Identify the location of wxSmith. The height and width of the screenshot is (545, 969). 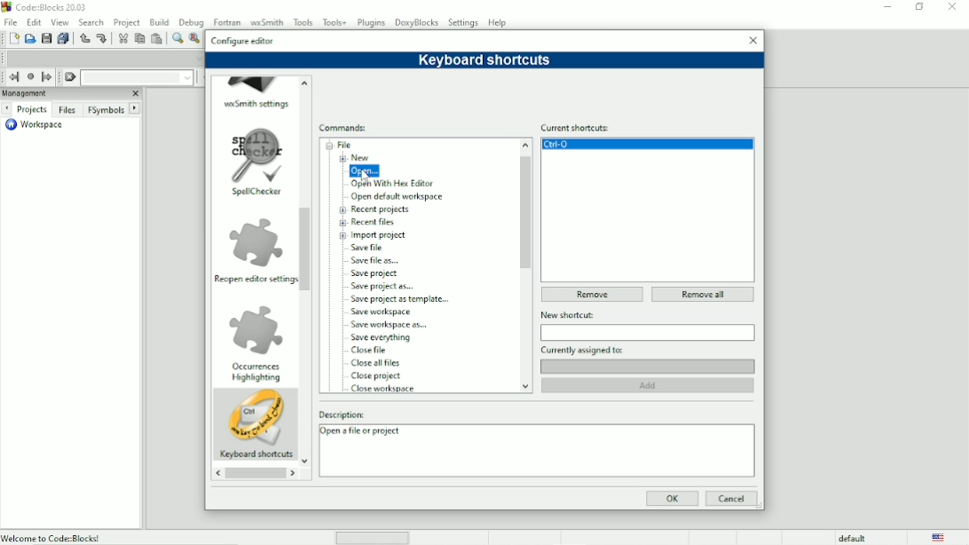
(265, 20).